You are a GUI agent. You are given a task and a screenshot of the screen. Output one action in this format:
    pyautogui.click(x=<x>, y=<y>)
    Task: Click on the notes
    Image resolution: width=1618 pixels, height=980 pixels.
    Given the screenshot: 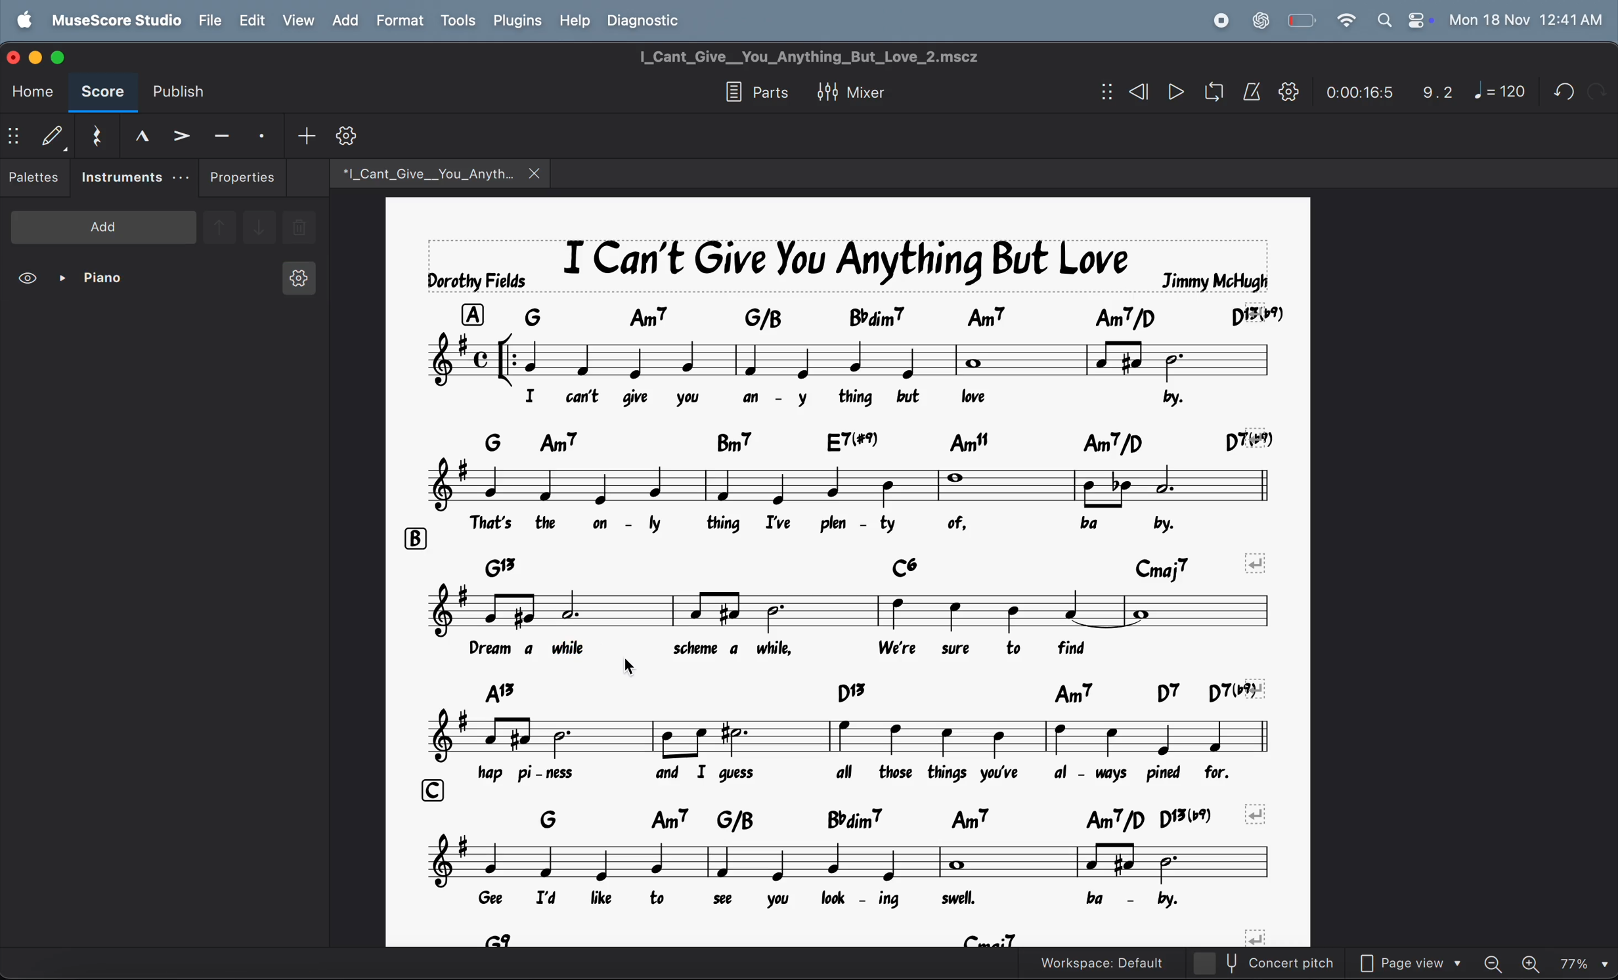 What is the action you would take?
    pyautogui.click(x=854, y=360)
    